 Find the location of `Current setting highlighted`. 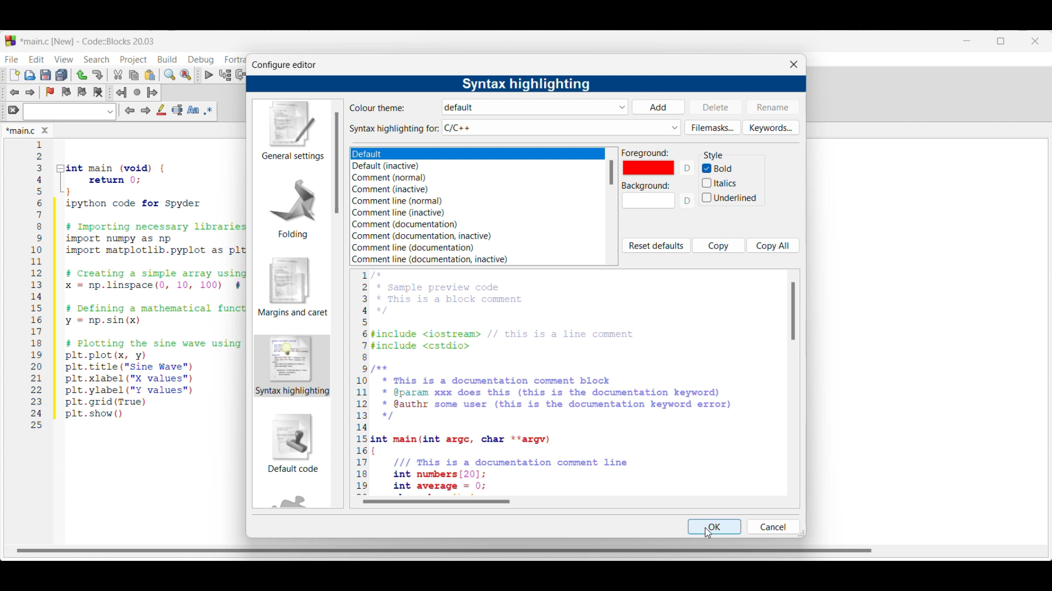

Current setting highlighted is located at coordinates (293, 366).